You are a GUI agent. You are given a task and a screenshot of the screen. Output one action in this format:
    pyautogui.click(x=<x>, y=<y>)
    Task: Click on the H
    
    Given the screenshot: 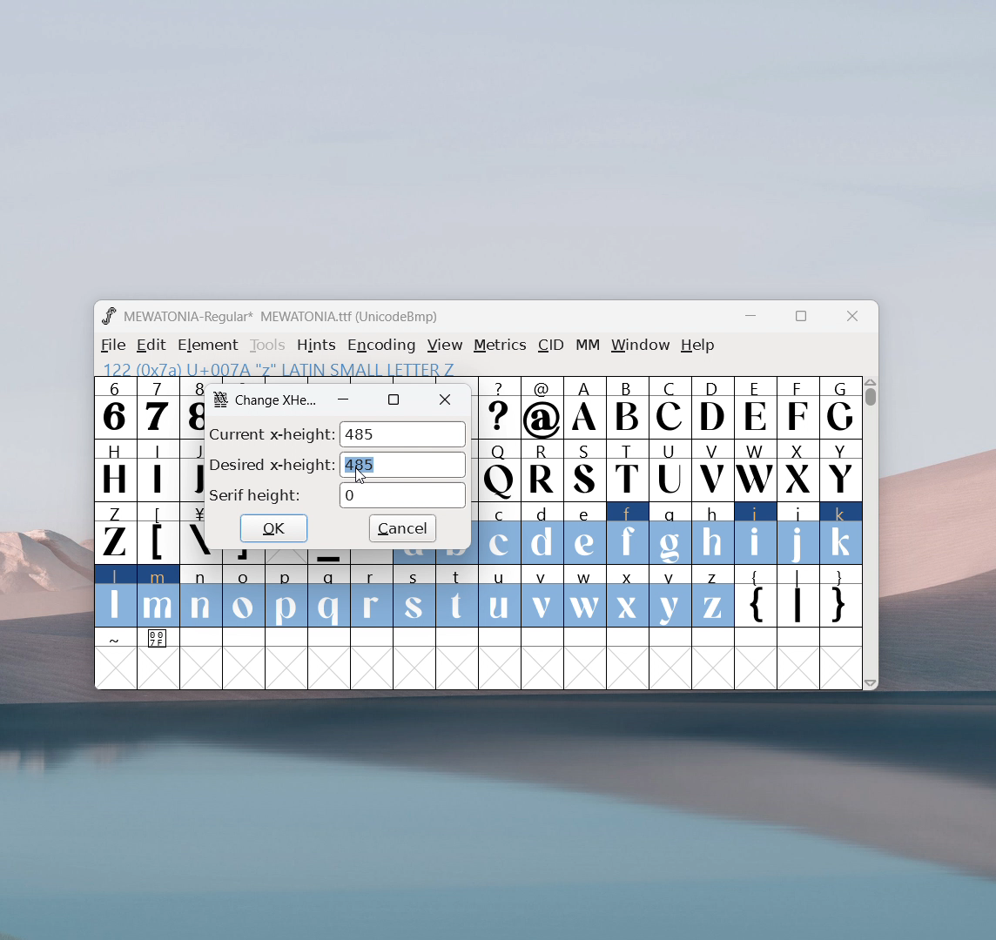 What is the action you would take?
    pyautogui.click(x=114, y=468)
    